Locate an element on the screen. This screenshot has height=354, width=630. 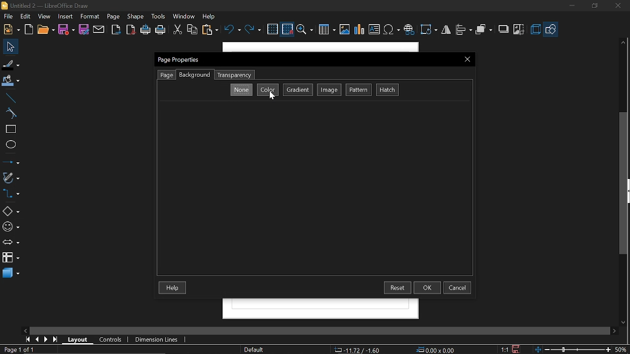
Color is located at coordinates (268, 90).